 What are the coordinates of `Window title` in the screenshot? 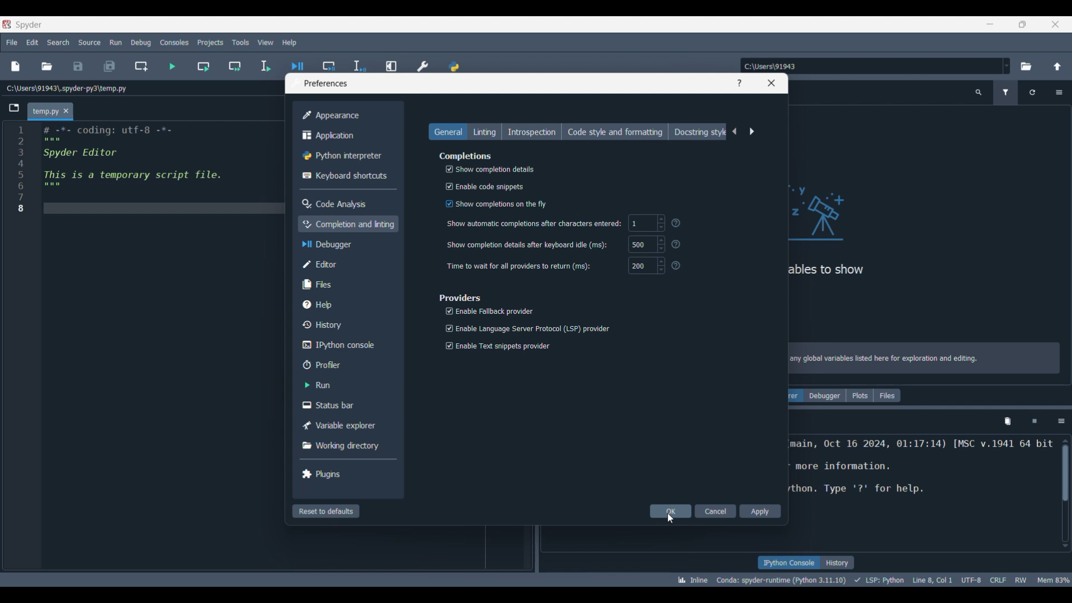 It's located at (326, 83).